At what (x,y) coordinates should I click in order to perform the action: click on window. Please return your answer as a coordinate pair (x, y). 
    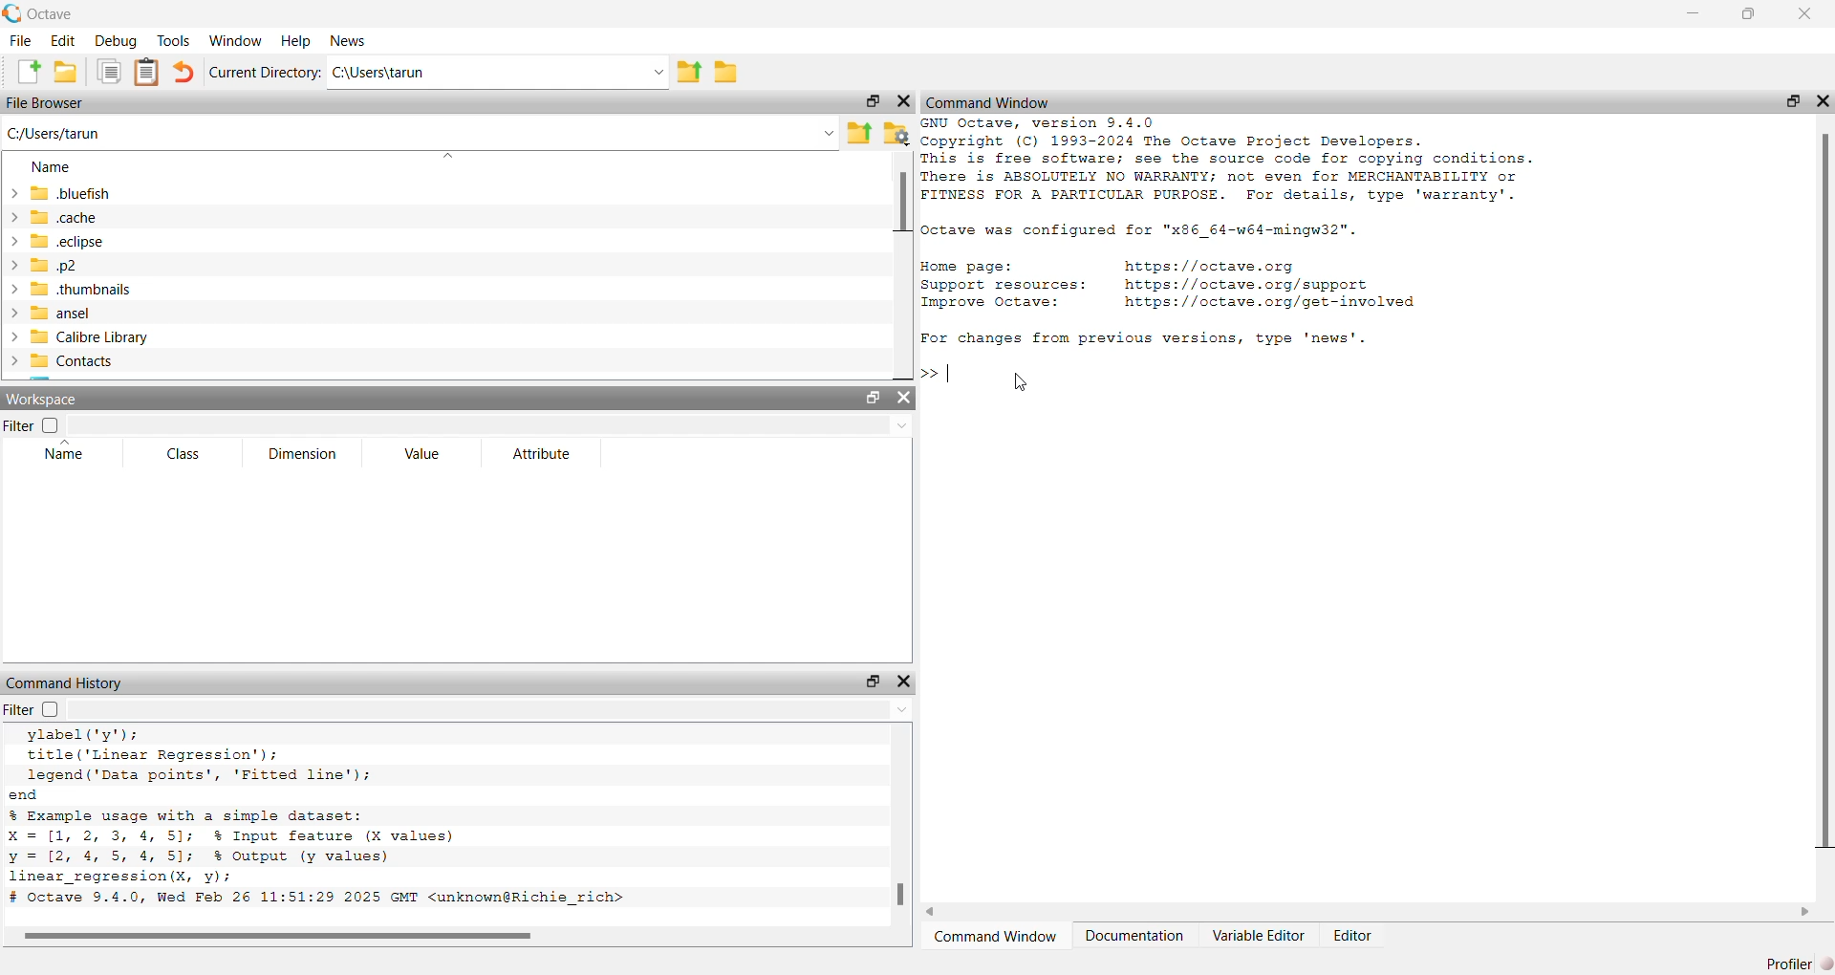
    Looking at the image, I should click on (238, 40).